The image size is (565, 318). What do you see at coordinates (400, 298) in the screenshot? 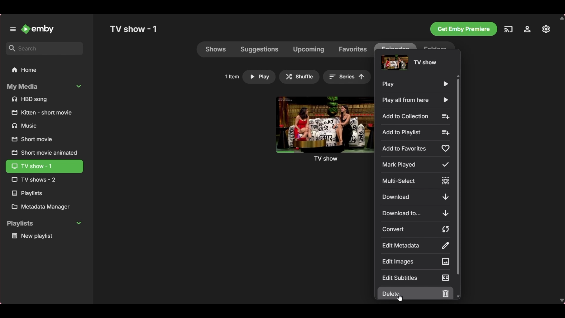
I see `Cursor` at bounding box center [400, 298].